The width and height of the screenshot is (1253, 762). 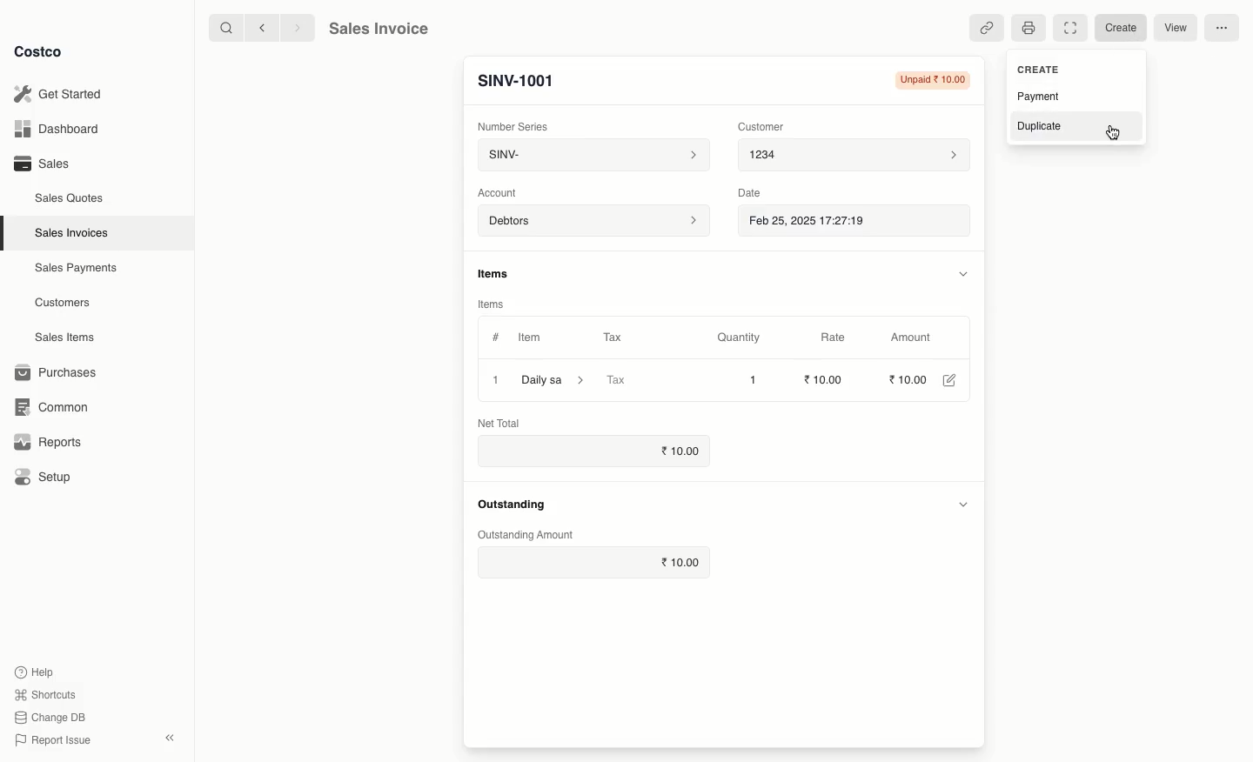 What do you see at coordinates (43, 164) in the screenshot?
I see `Sales` at bounding box center [43, 164].